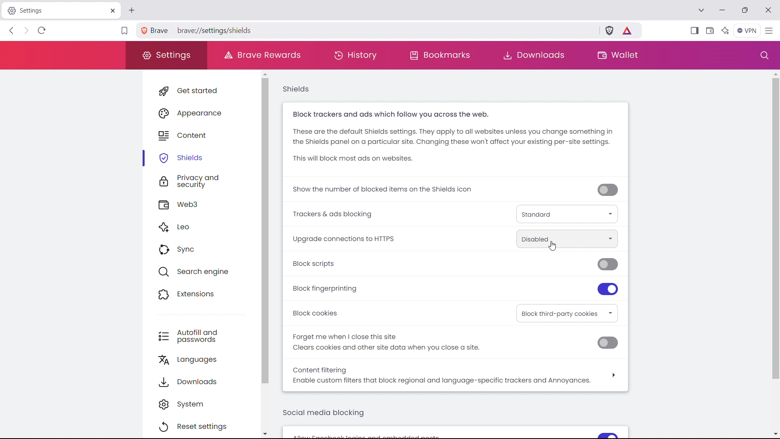 This screenshot has width=780, height=439. What do you see at coordinates (567, 214) in the screenshot?
I see `trackers & ads blocking type` at bounding box center [567, 214].